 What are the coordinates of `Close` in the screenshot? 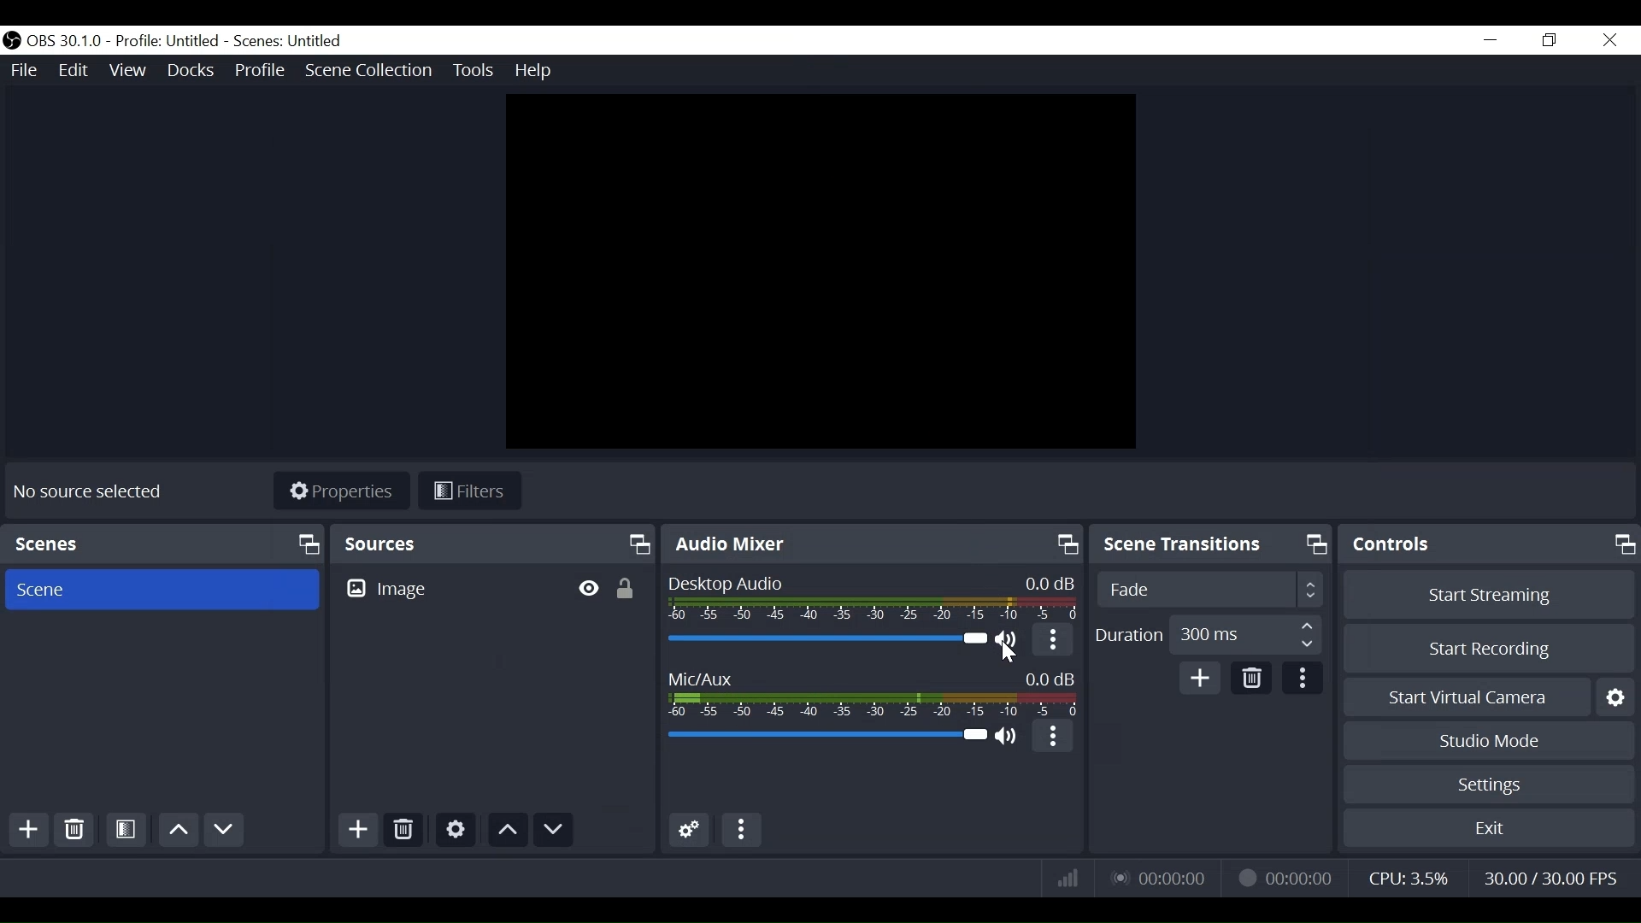 It's located at (1607, 41).